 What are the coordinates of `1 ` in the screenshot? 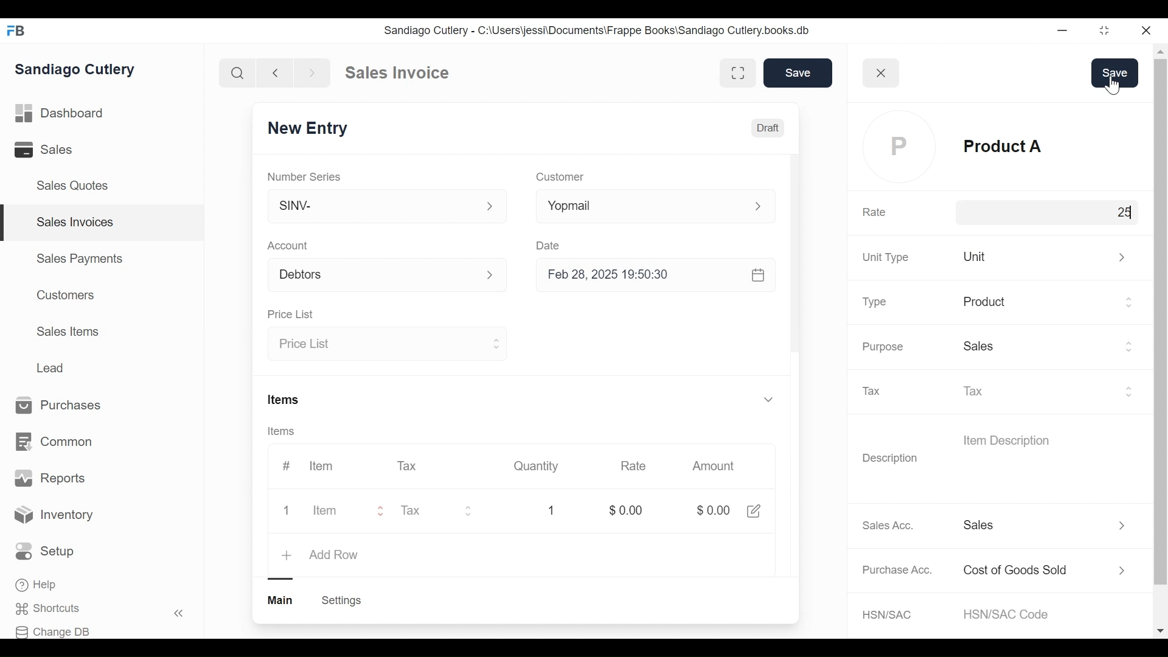 It's located at (553, 510).